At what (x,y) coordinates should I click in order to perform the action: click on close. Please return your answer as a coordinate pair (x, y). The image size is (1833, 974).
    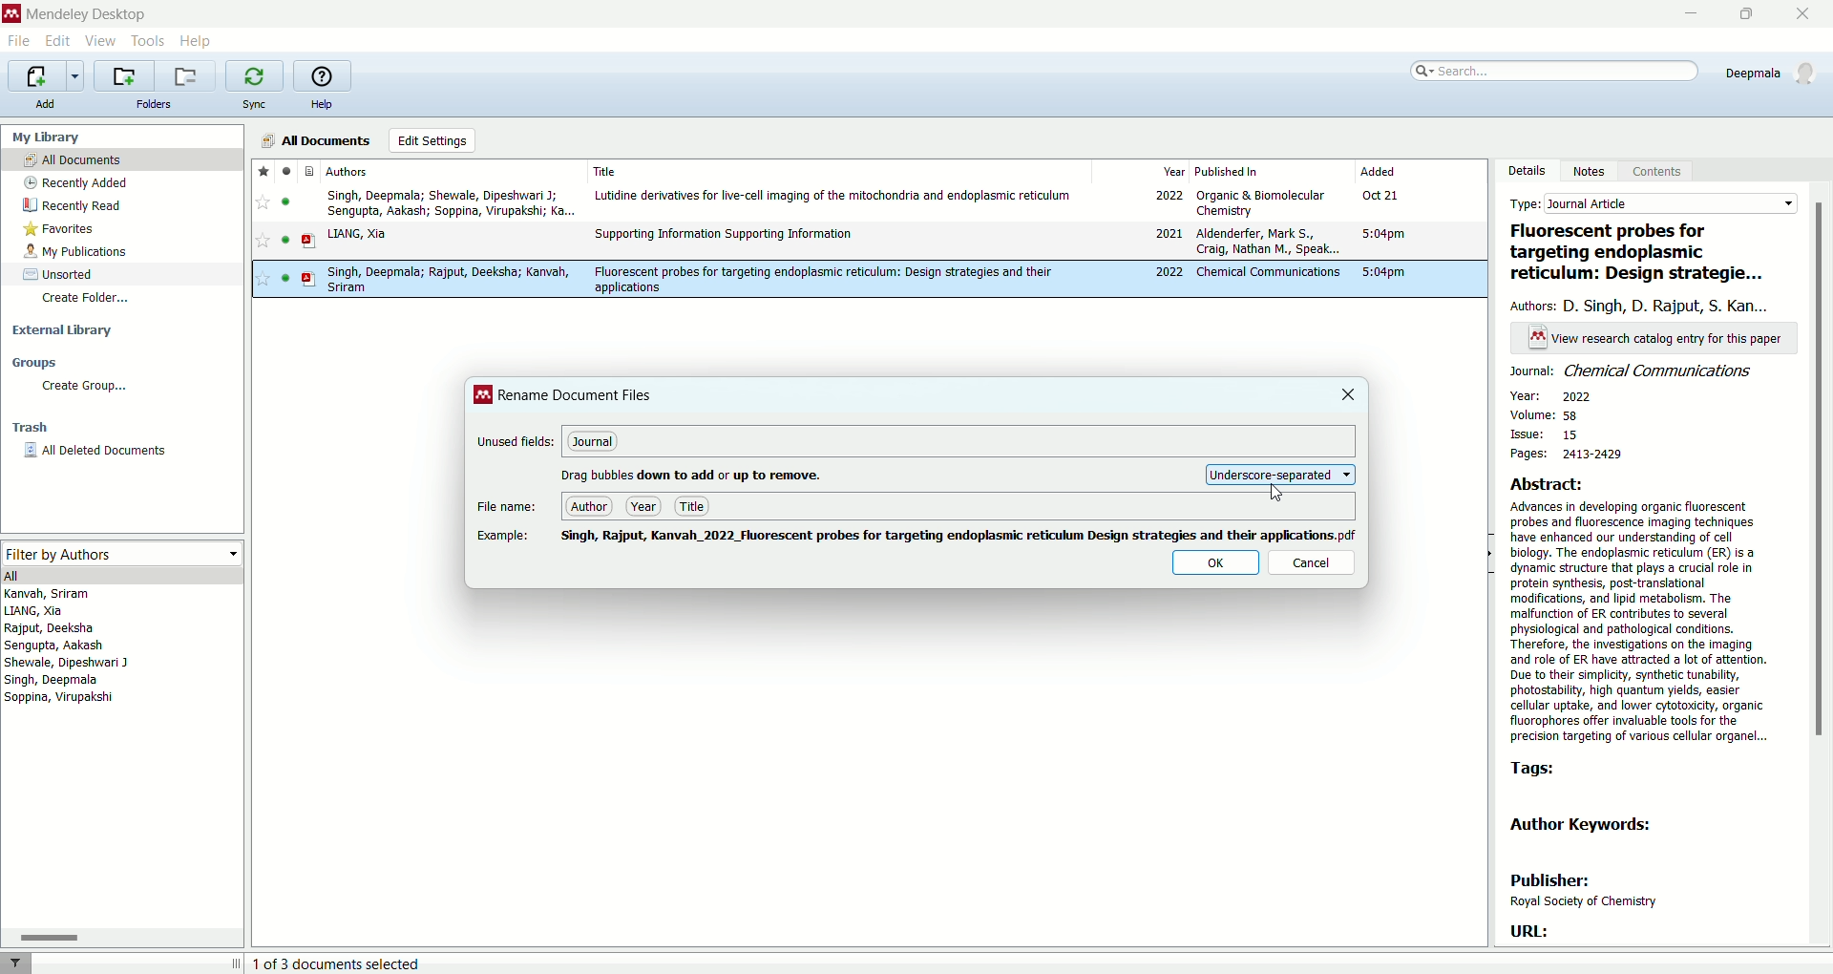
    Looking at the image, I should click on (1802, 14).